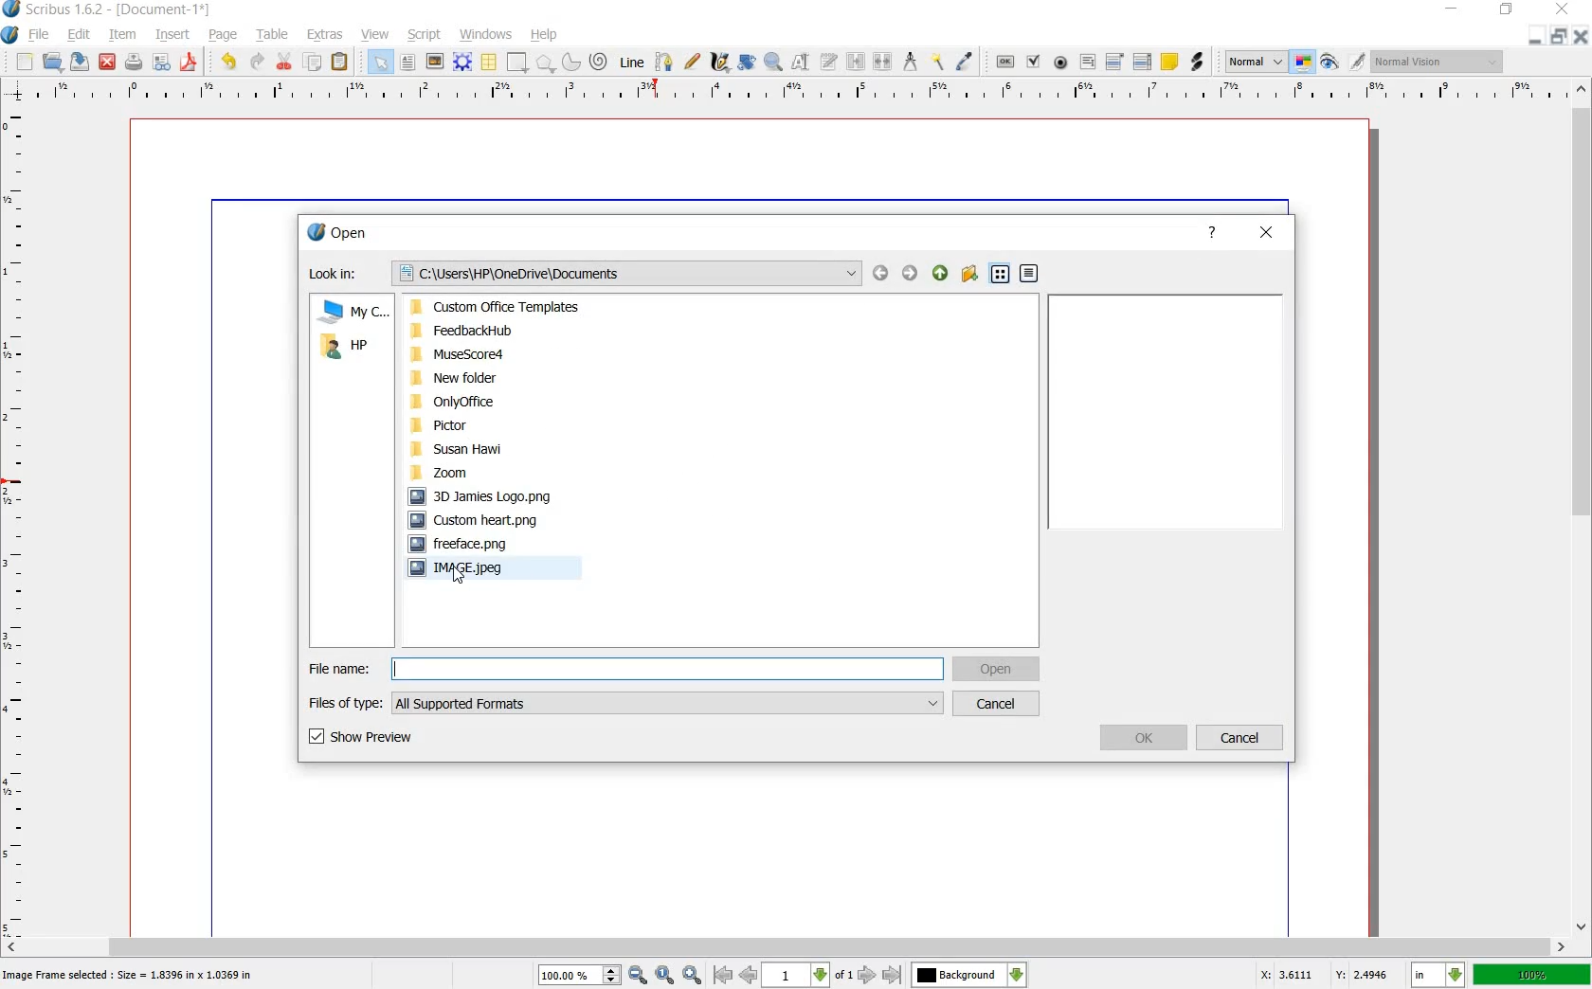 This screenshot has height=989, width=1592. Describe the element at coordinates (968, 975) in the screenshot. I see `background change` at that location.